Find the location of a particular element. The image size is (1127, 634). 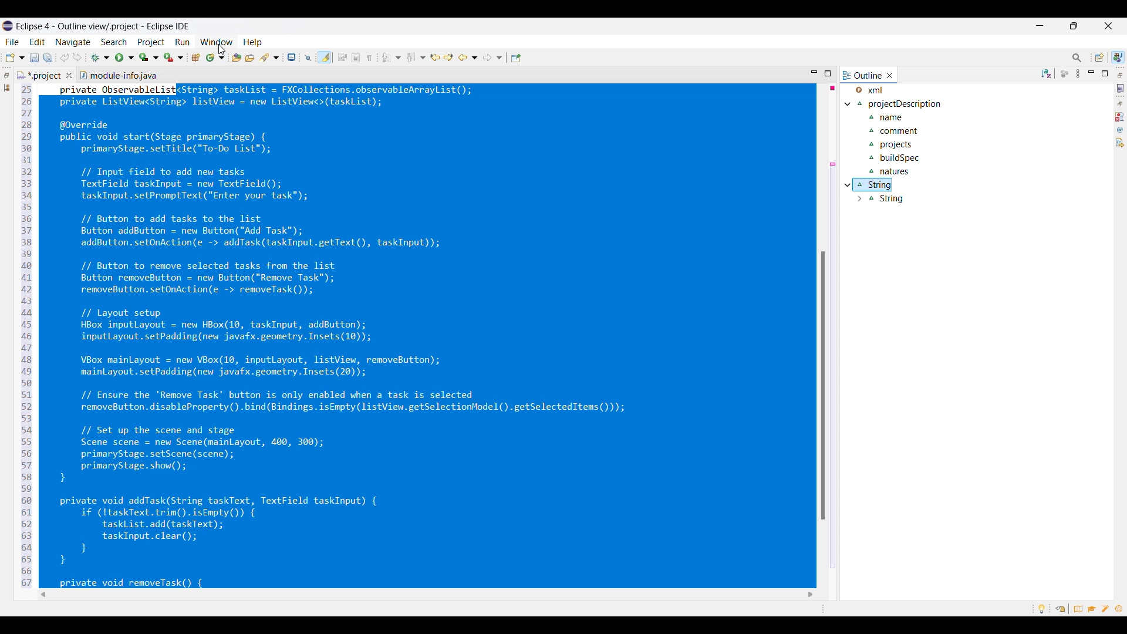

Toggle highlight current  is located at coordinates (325, 57).